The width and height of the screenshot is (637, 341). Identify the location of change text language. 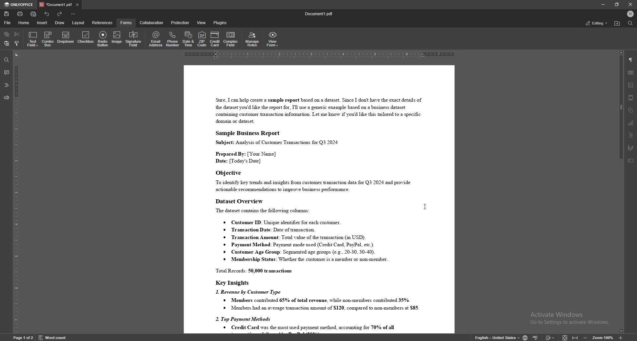
(497, 337).